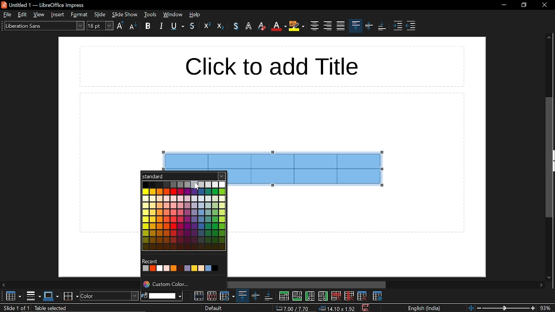 The width and height of the screenshot is (555, 312). I want to click on color pallete, so click(185, 216).